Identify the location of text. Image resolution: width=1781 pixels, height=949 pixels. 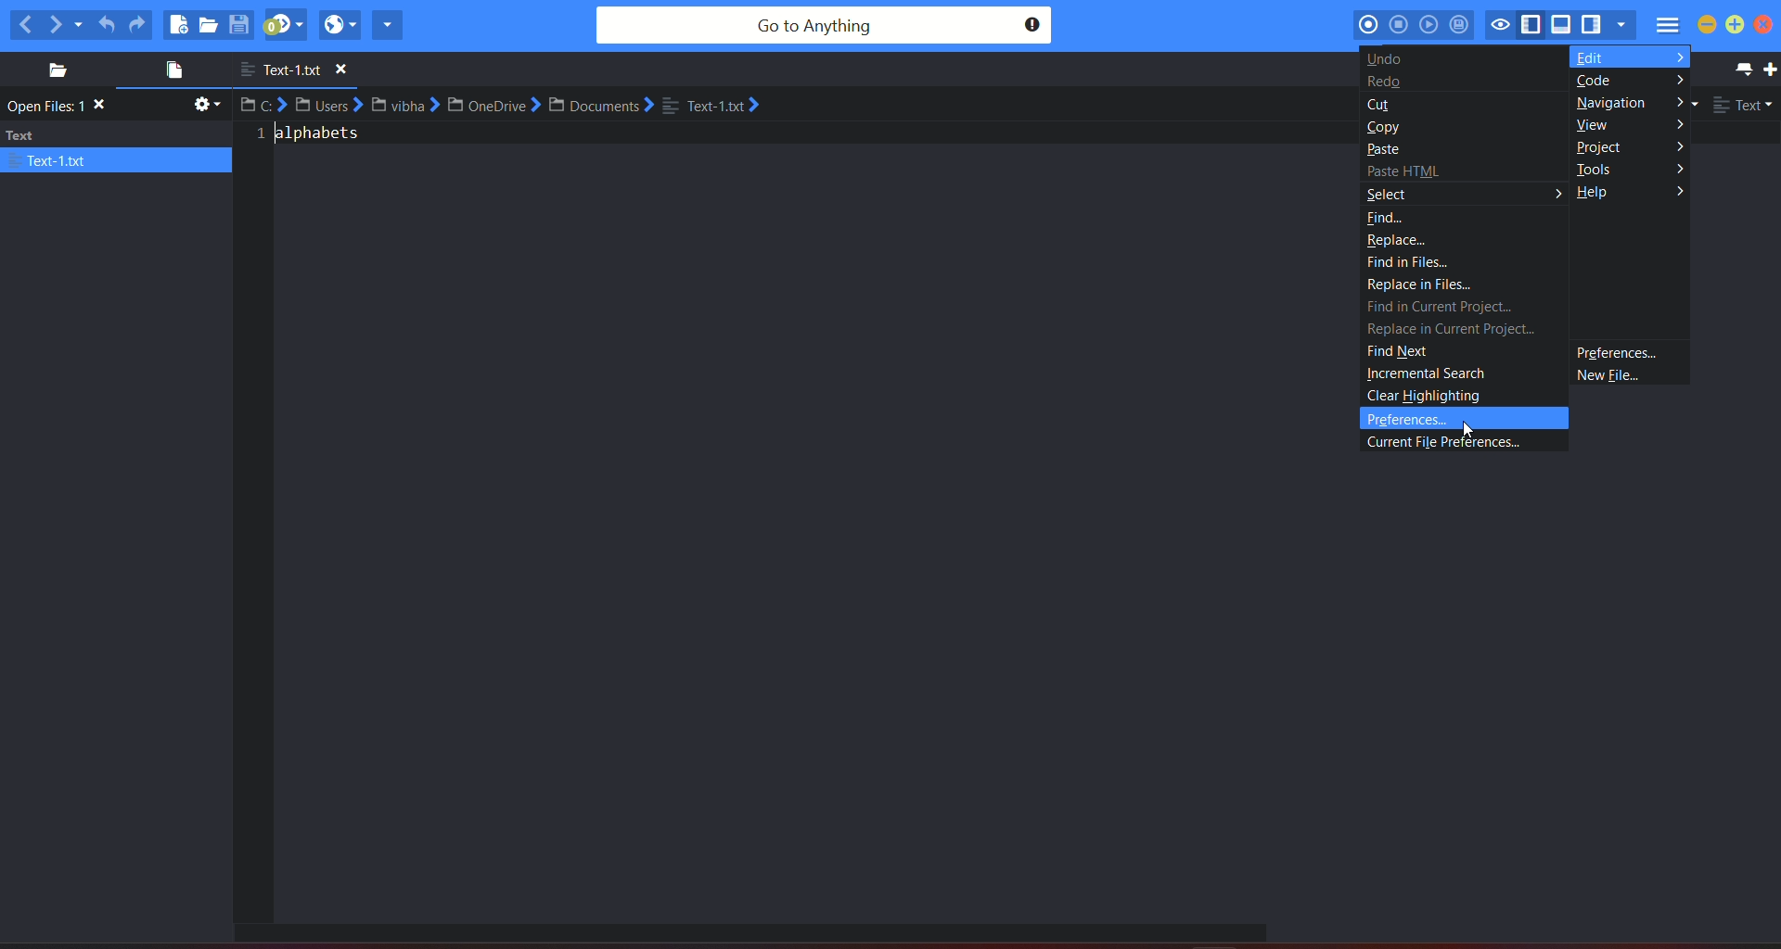
(314, 140).